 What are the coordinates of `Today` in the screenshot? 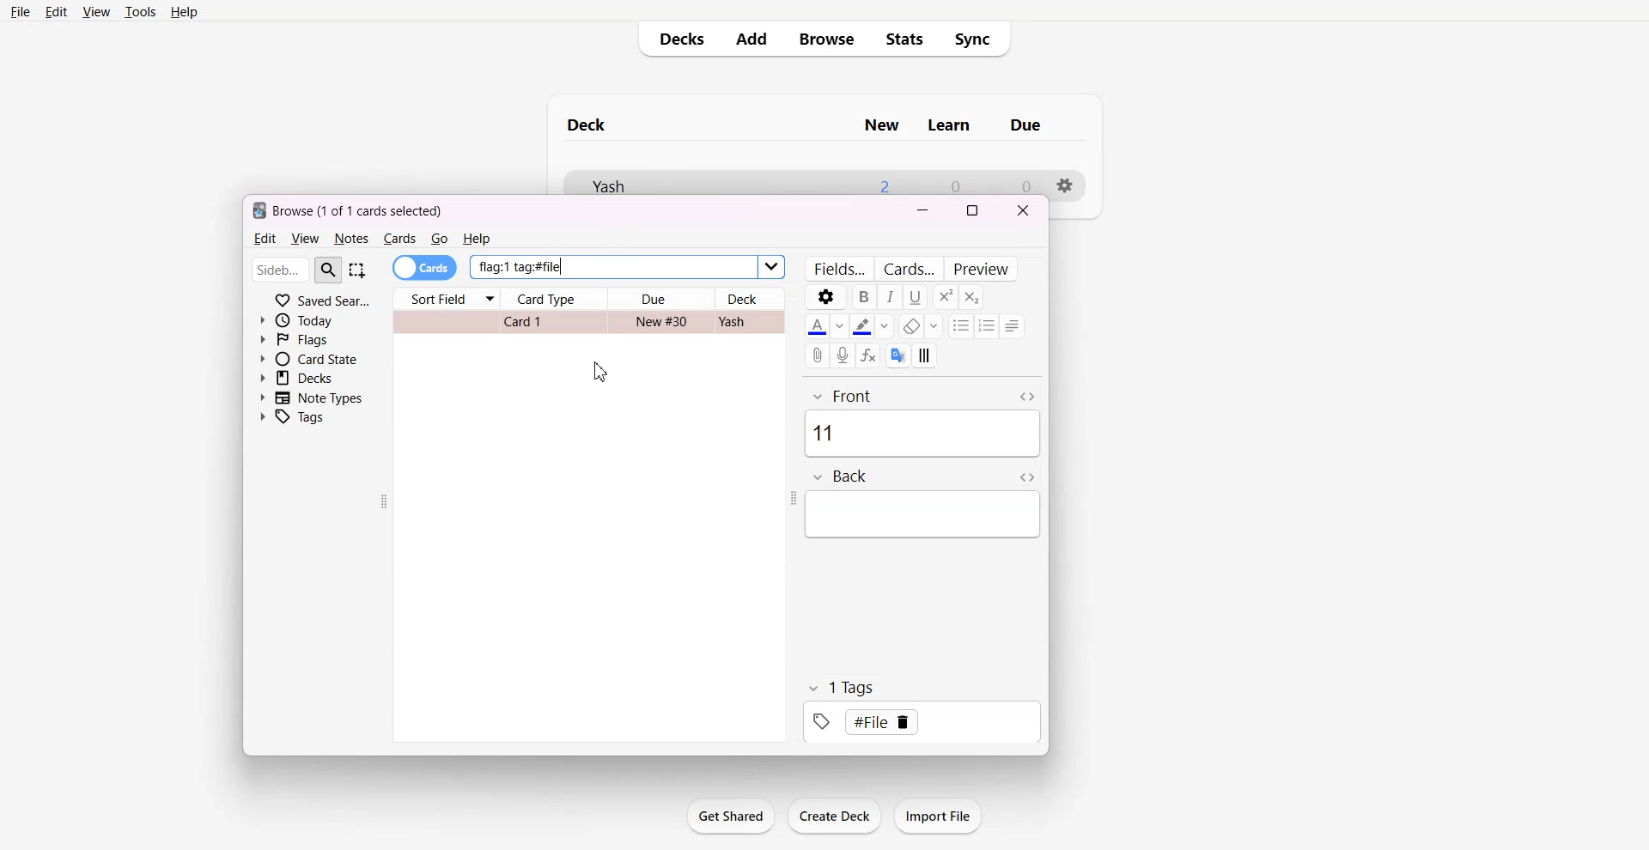 It's located at (307, 321).